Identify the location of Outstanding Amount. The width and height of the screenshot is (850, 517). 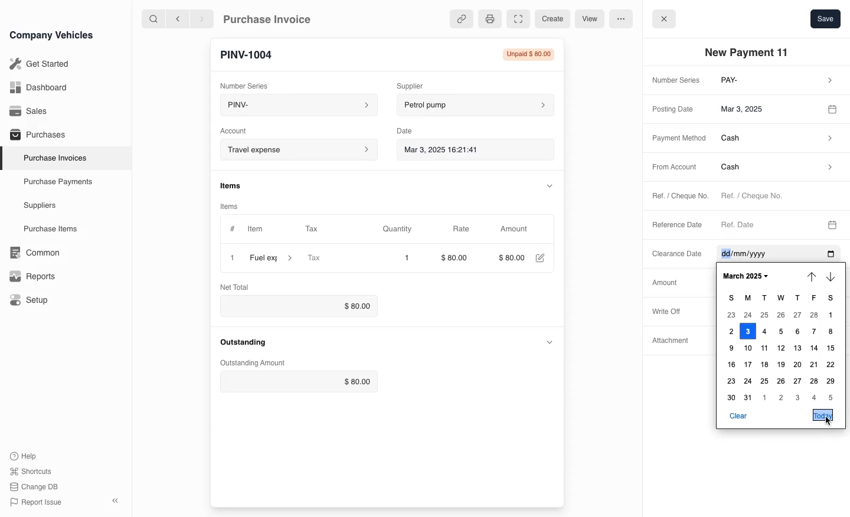
(250, 363).